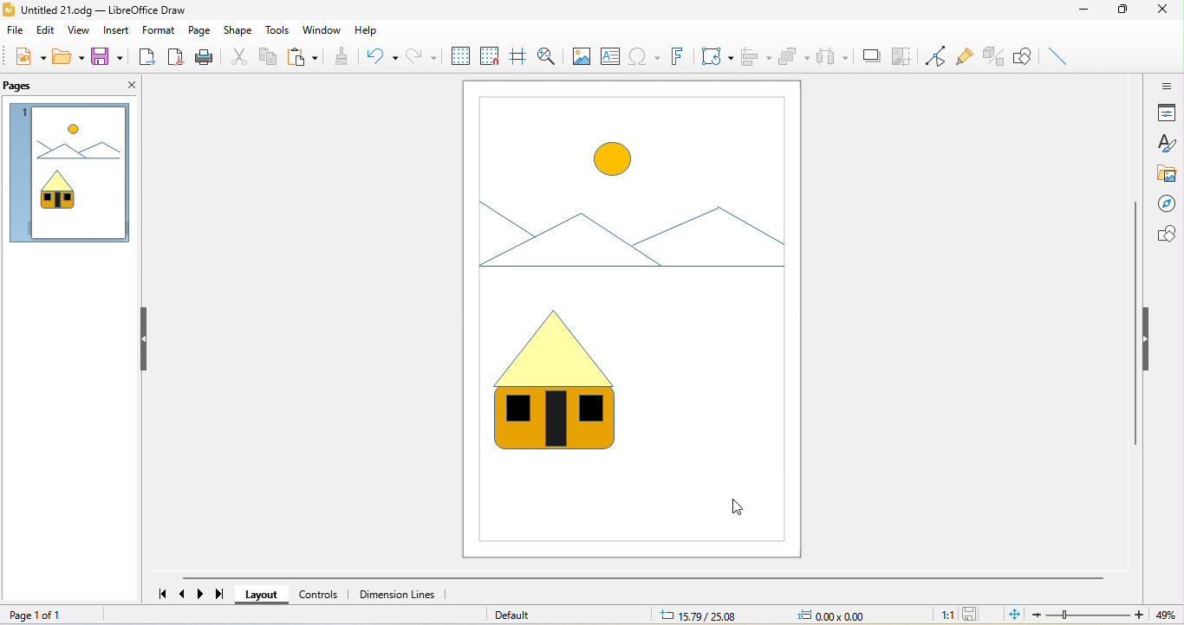 The image size is (1184, 625). What do you see at coordinates (159, 31) in the screenshot?
I see `format` at bounding box center [159, 31].